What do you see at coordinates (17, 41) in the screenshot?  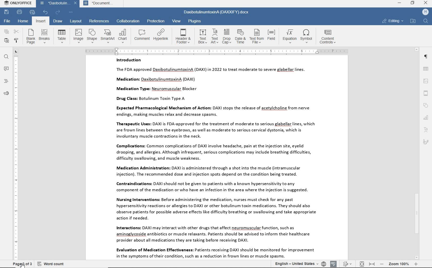 I see `copy style` at bounding box center [17, 41].